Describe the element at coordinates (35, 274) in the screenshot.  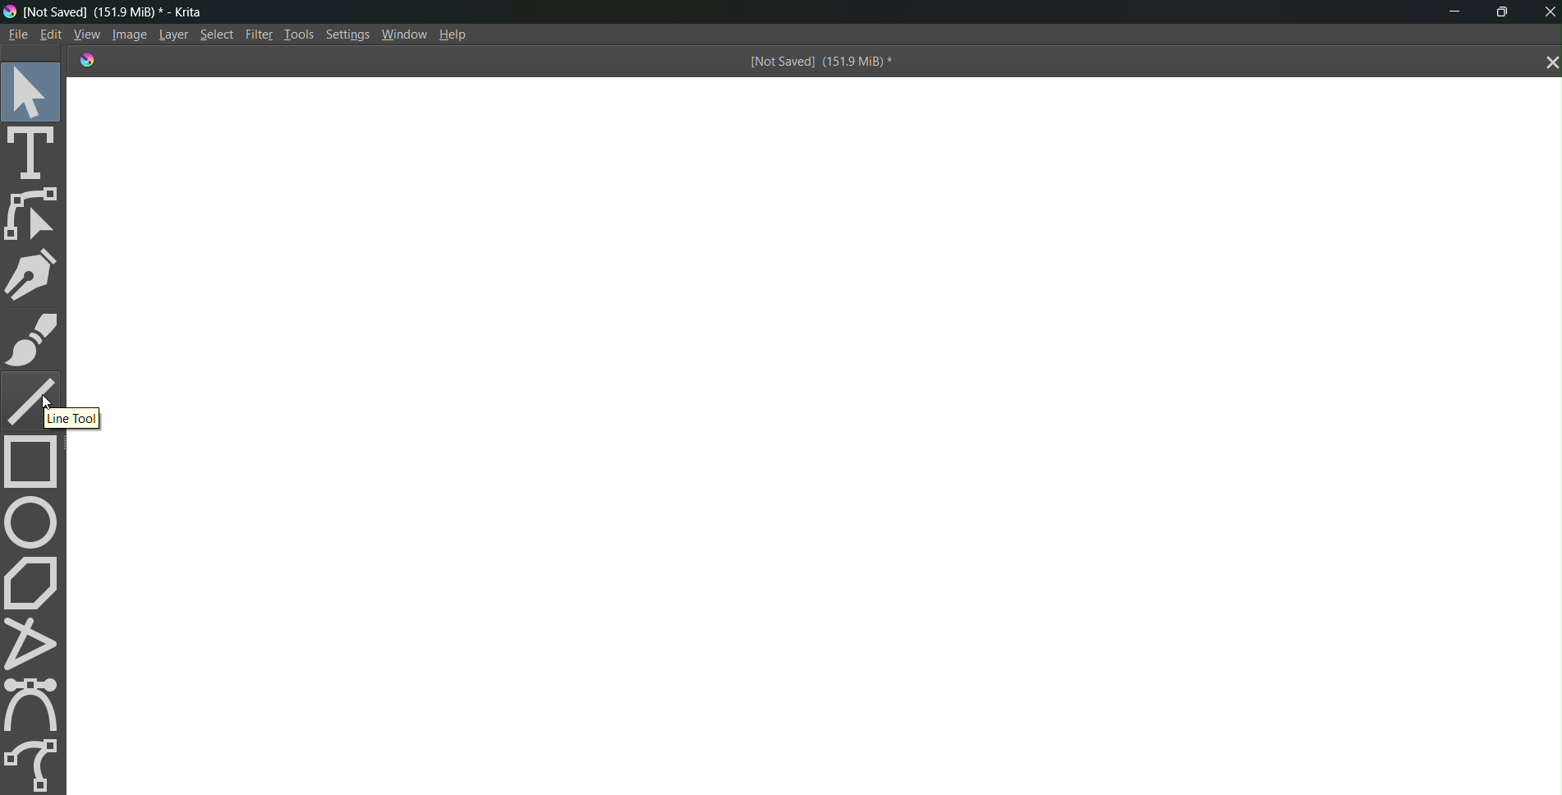
I see `pen` at that location.